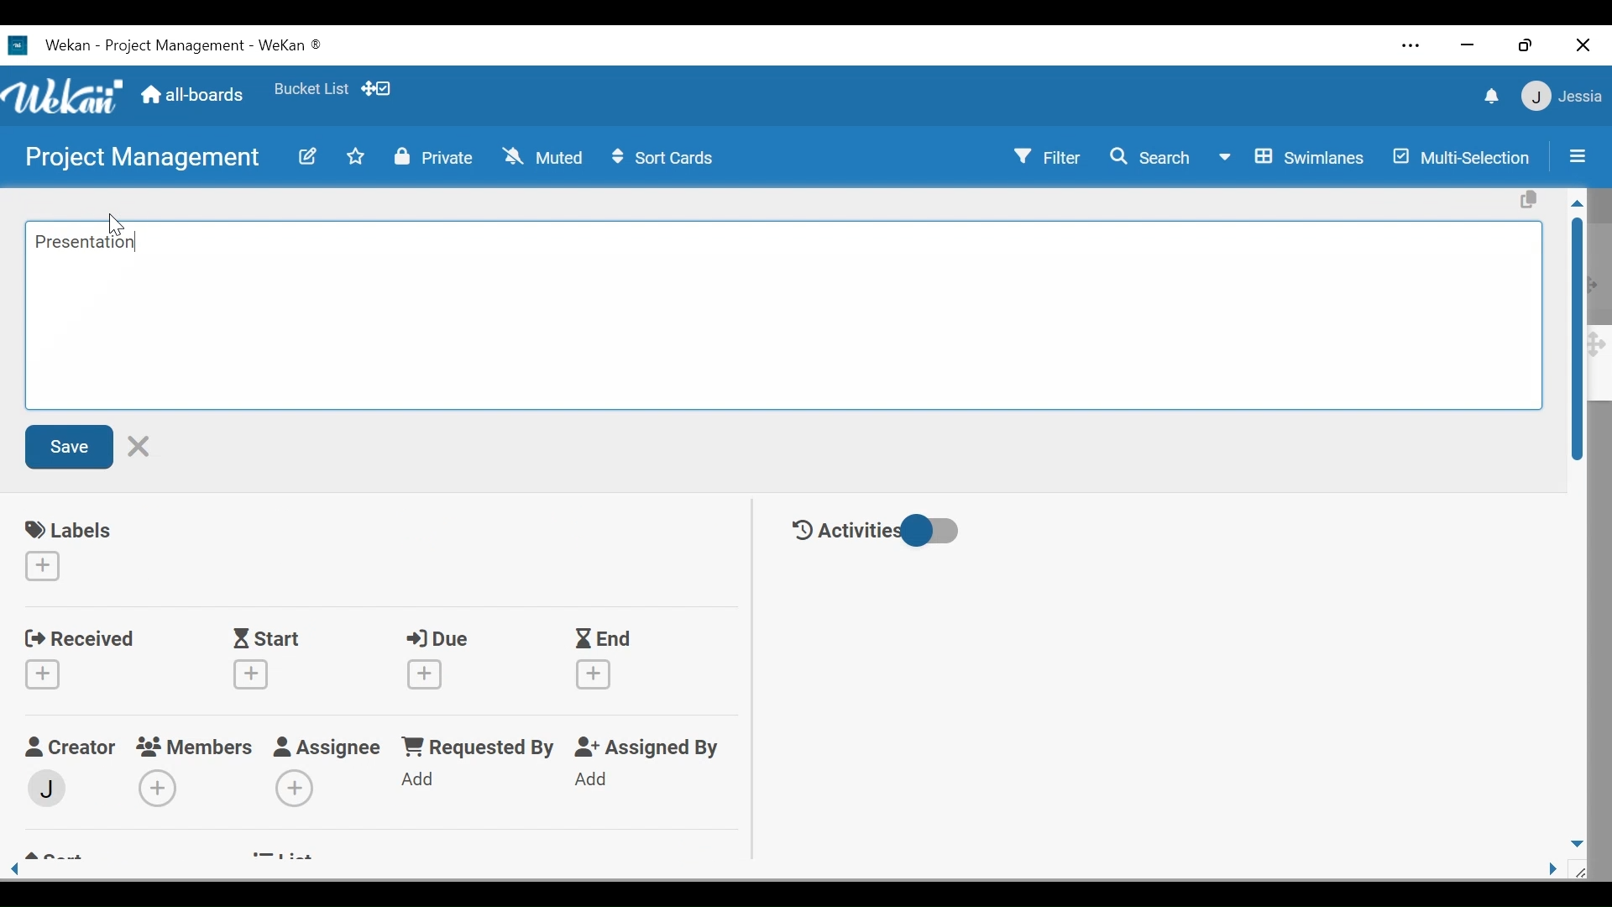 This screenshot has height=907, width=1612. Describe the element at coordinates (49, 45) in the screenshot. I see `Wekan Desktop icon` at that location.